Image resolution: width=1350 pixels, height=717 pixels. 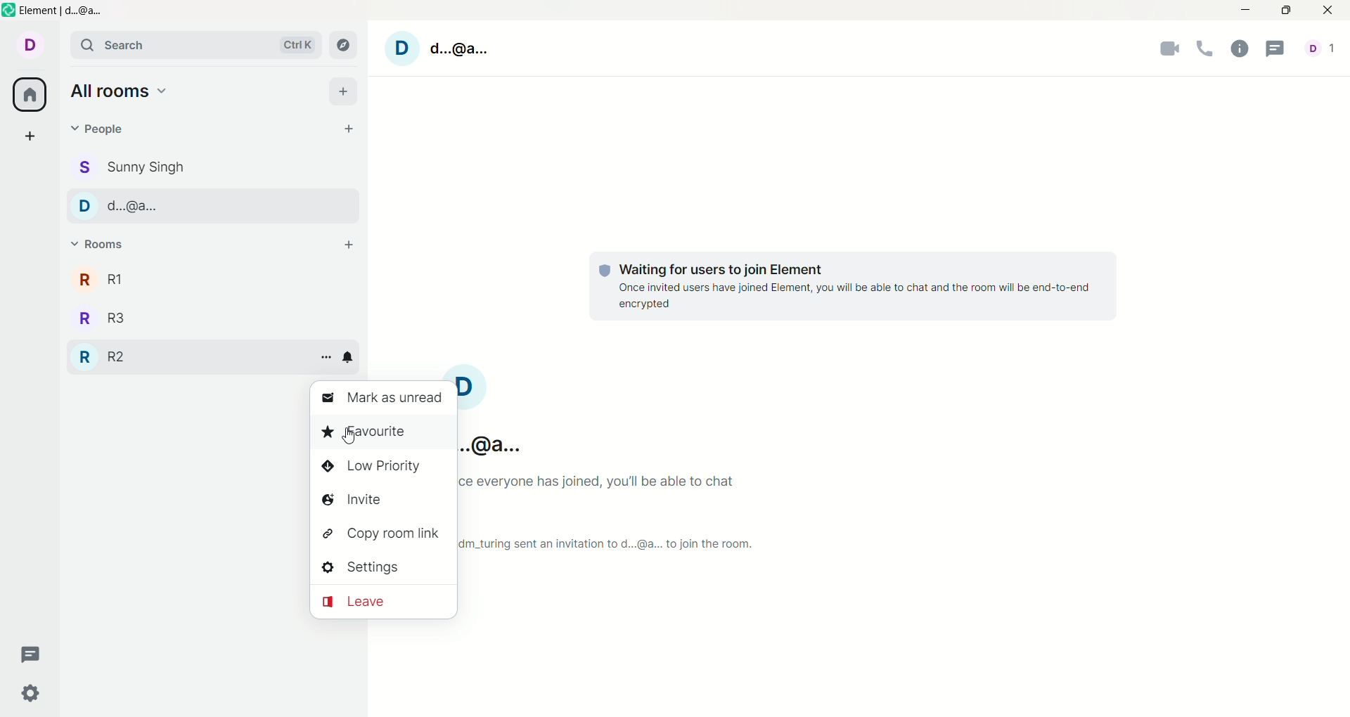 What do you see at coordinates (129, 167) in the screenshot?
I see `Sunny Singh chat` at bounding box center [129, 167].